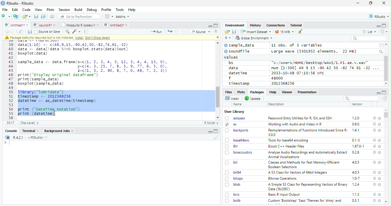 Image resolution: width=391 pixels, height=206 pixels. What do you see at coordinates (234, 112) in the screenshot?
I see `User Library` at bounding box center [234, 112].